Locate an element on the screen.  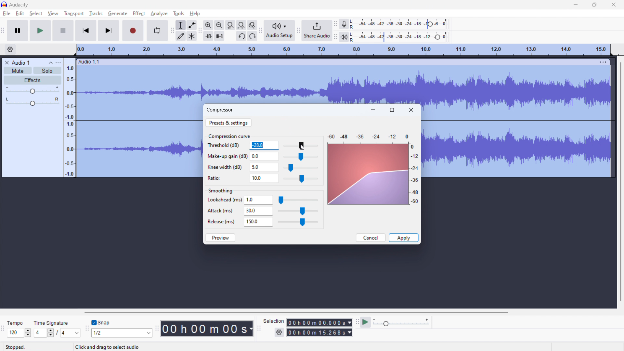
knee width slider is located at coordinates (300, 168).